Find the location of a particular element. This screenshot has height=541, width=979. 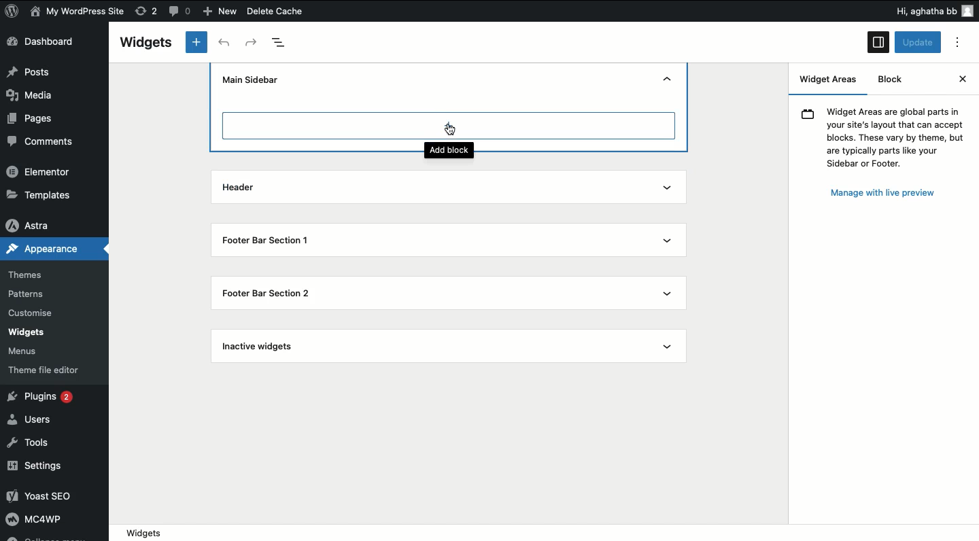

Users is located at coordinates (39, 423).